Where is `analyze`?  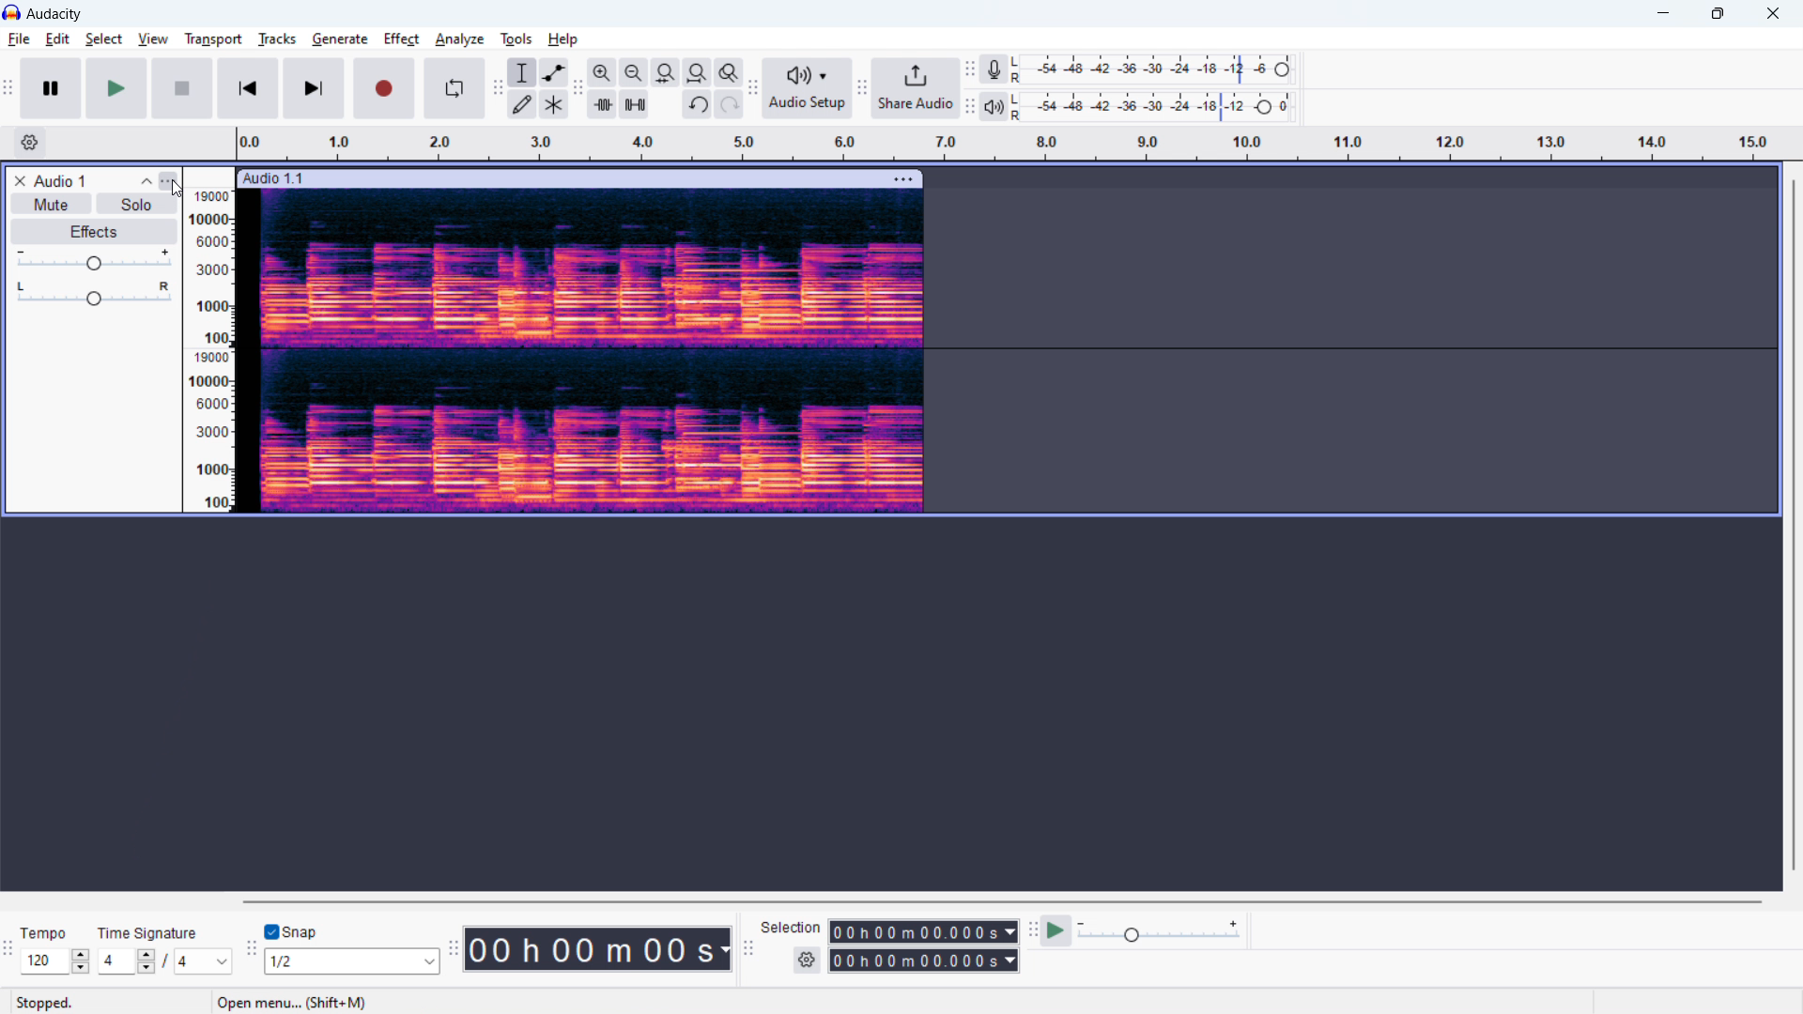 analyze is located at coordinates (460, 38).